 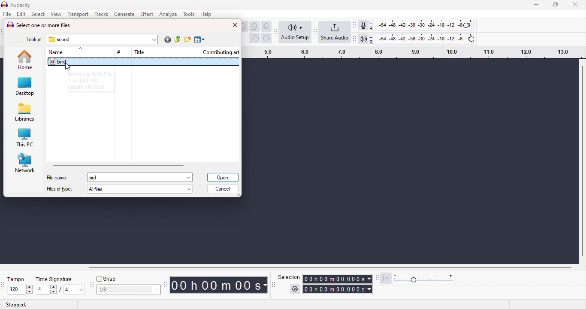 I want to click on select one more more files, so click(x=39, y=25).